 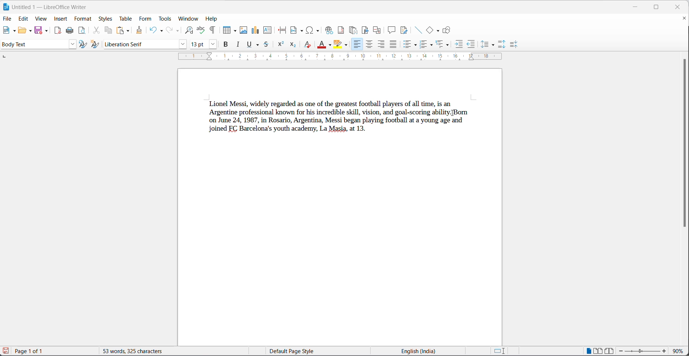 What do you see at coordinates (471, 44) in the screenshot?
I see `decrease indent` at bounding box center [471, 44].